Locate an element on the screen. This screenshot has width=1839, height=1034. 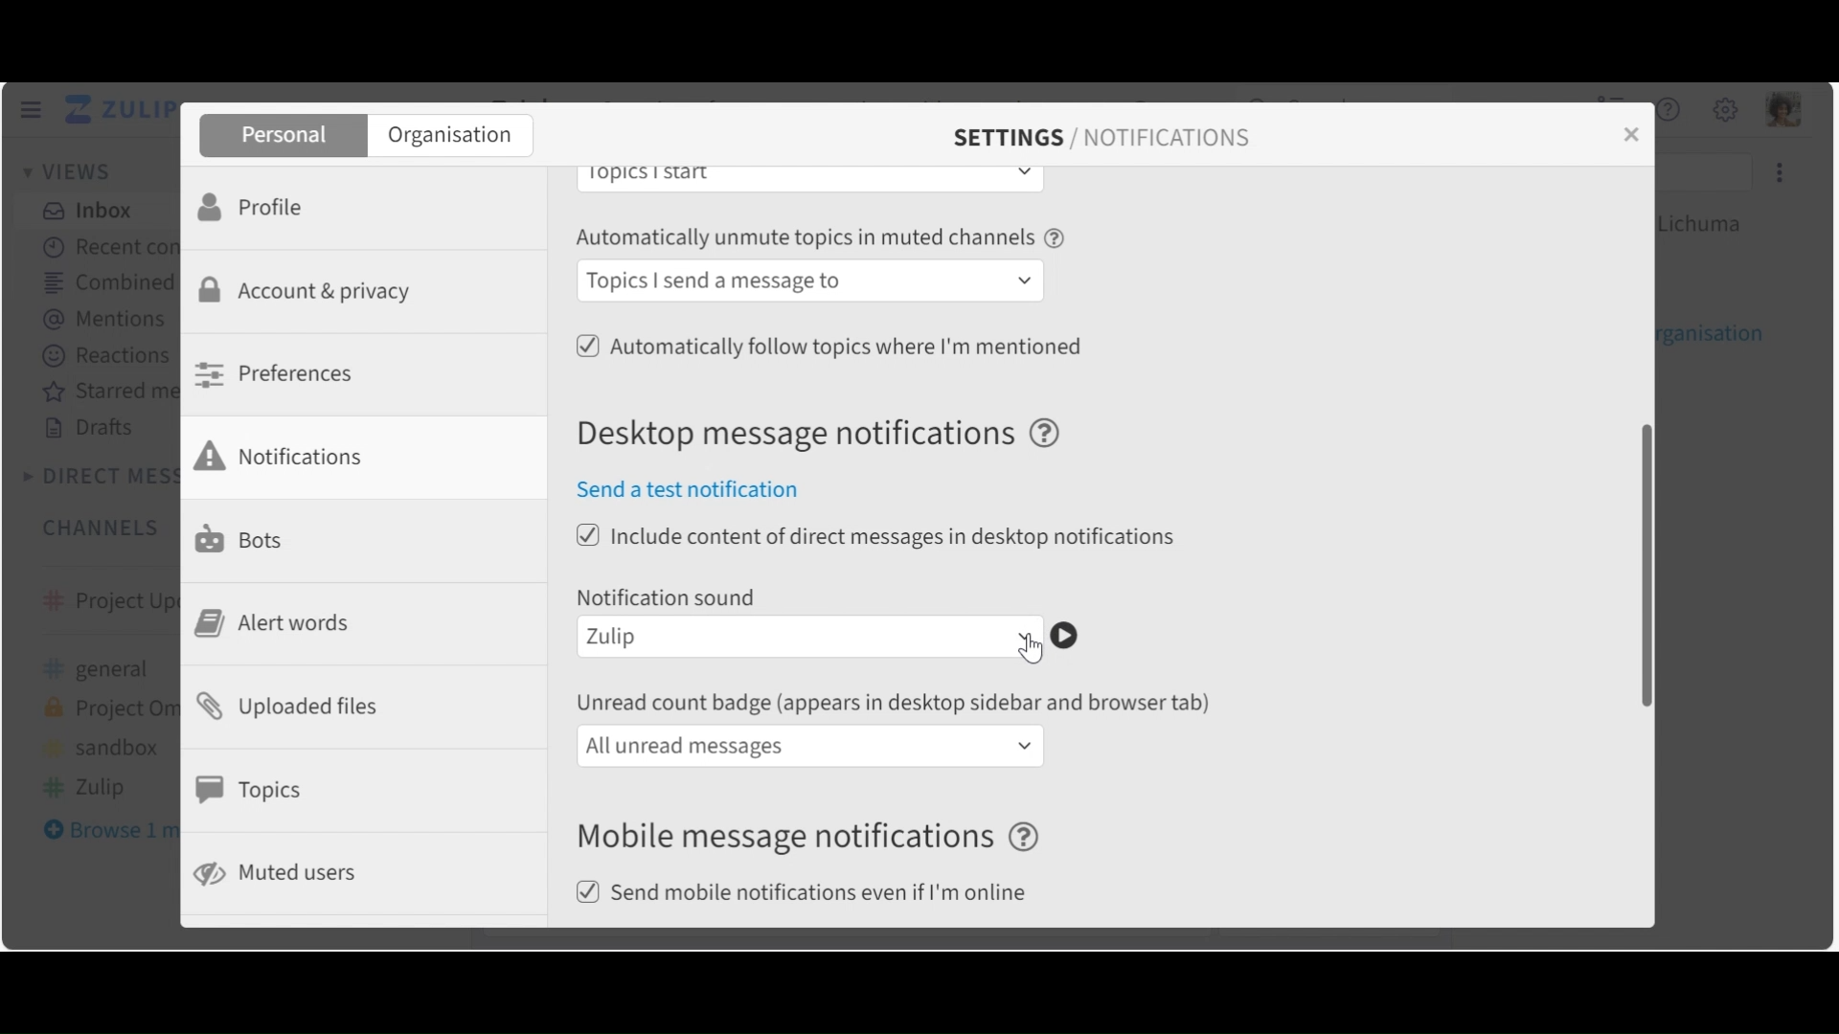
Send a test notification is located at coordinates (699, 491).